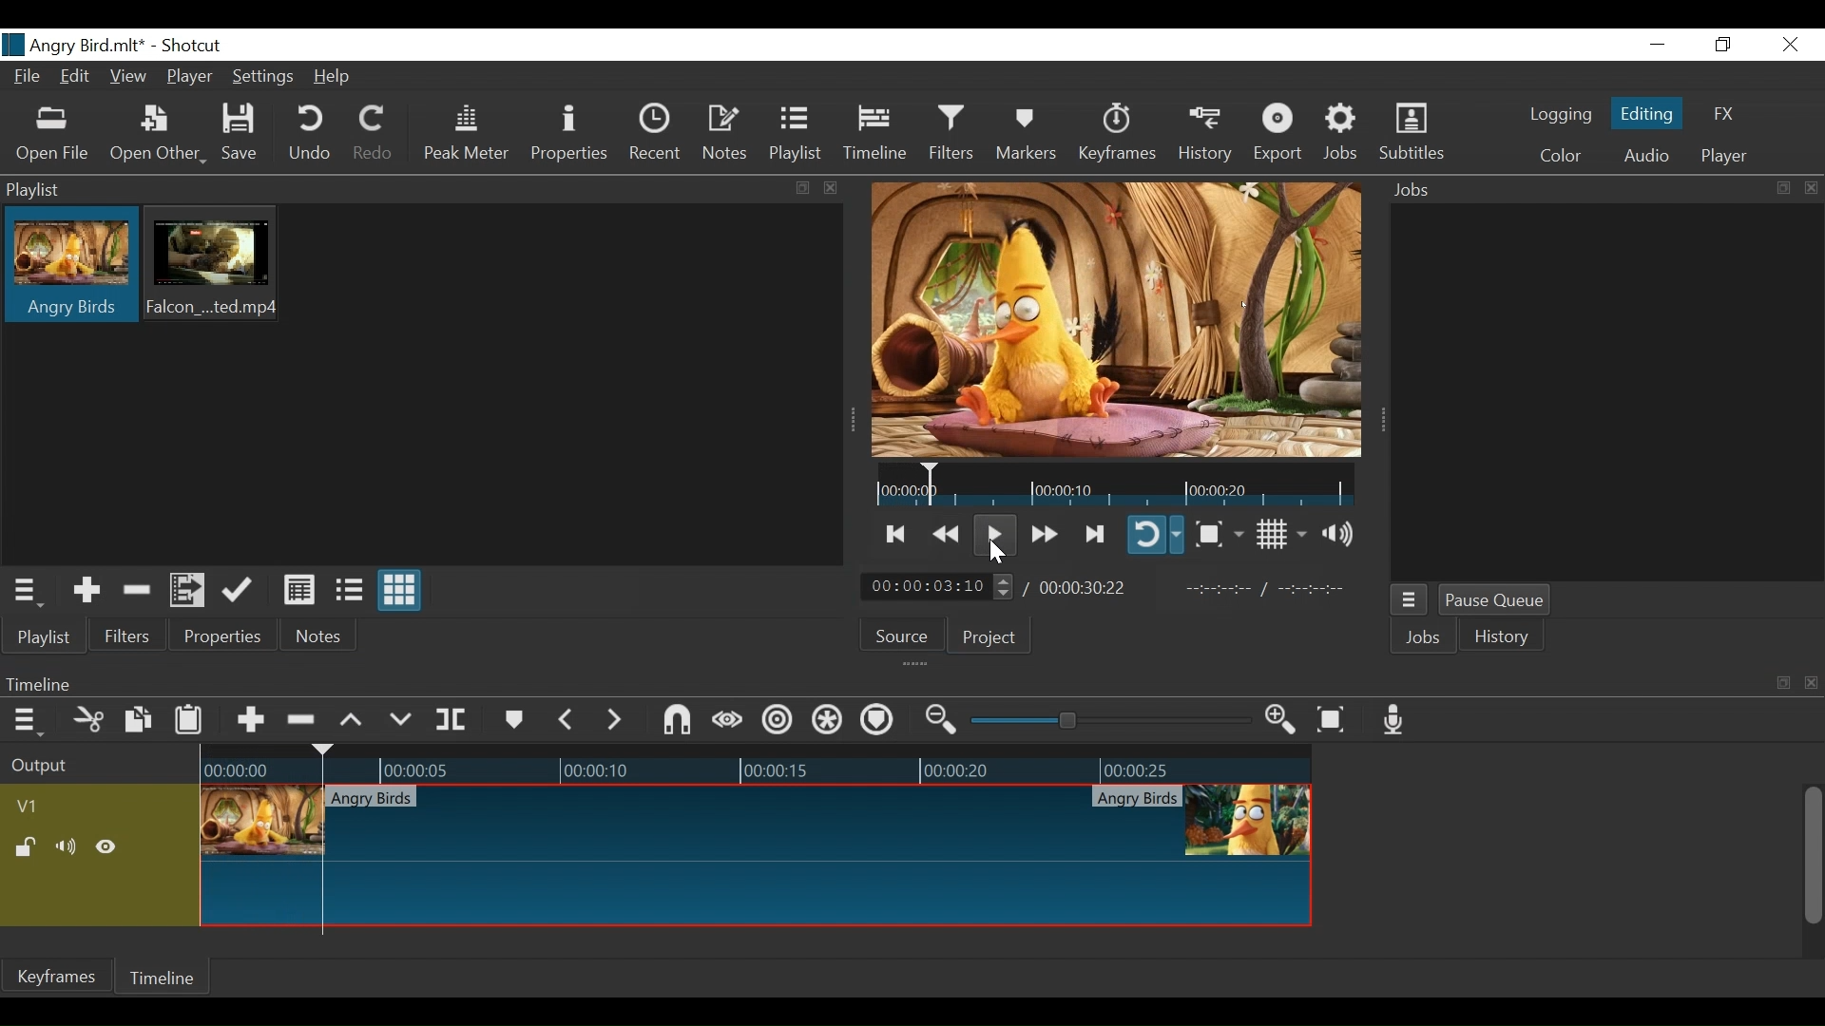  Describe the element at coordinates (189, 719) in the screenshot. I see `Paste` at that location.